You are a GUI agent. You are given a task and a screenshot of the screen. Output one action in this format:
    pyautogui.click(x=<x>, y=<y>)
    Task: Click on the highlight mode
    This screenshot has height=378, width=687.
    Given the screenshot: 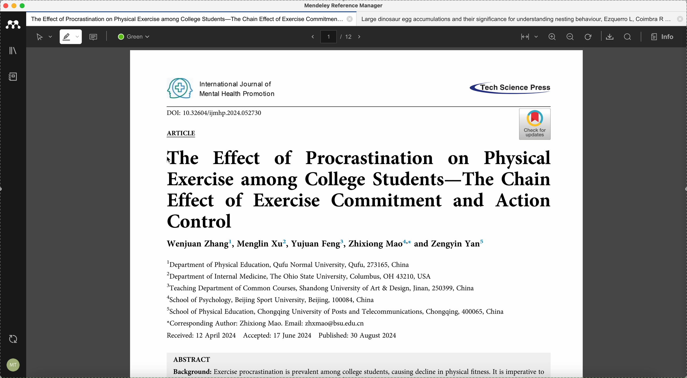 What is the action you would take?
    pyautogui.click(x=70, y=37)
    